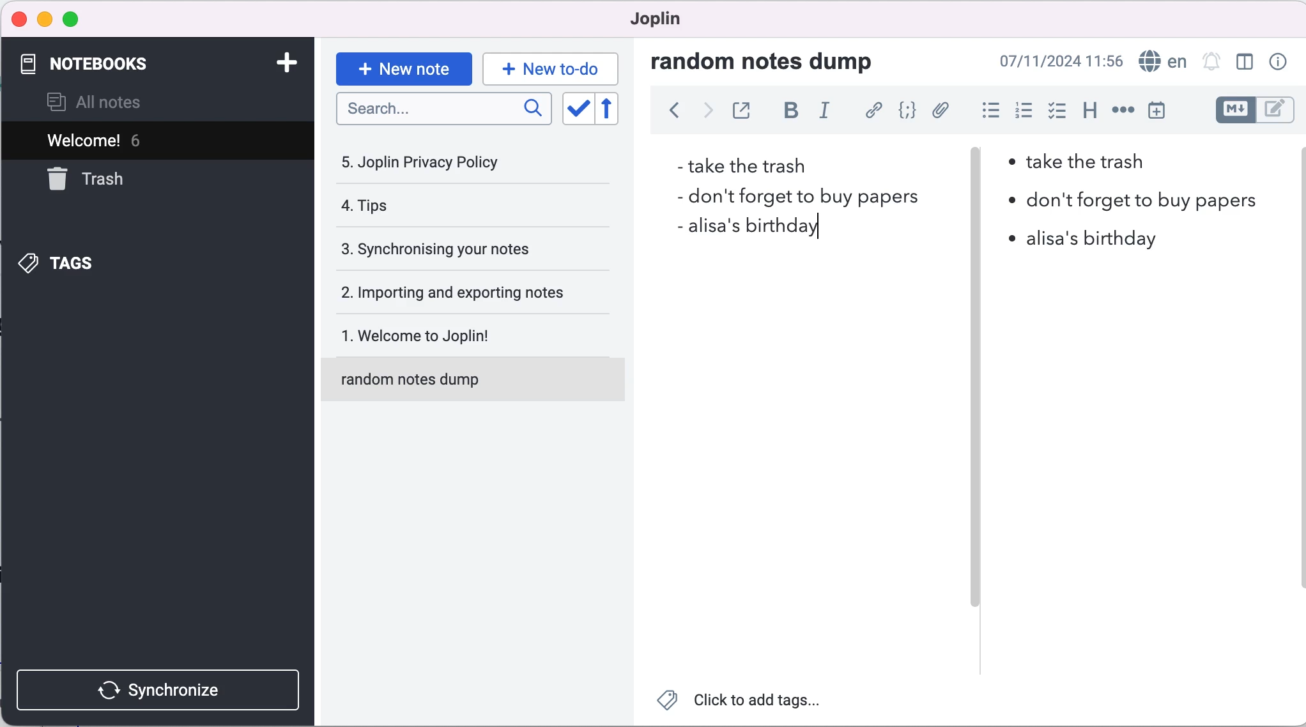 This screenshot has height=727, width=1306. Describe the element at coordinates (458, 250) in the screenshot. I see `synchronising your notes` at that location.